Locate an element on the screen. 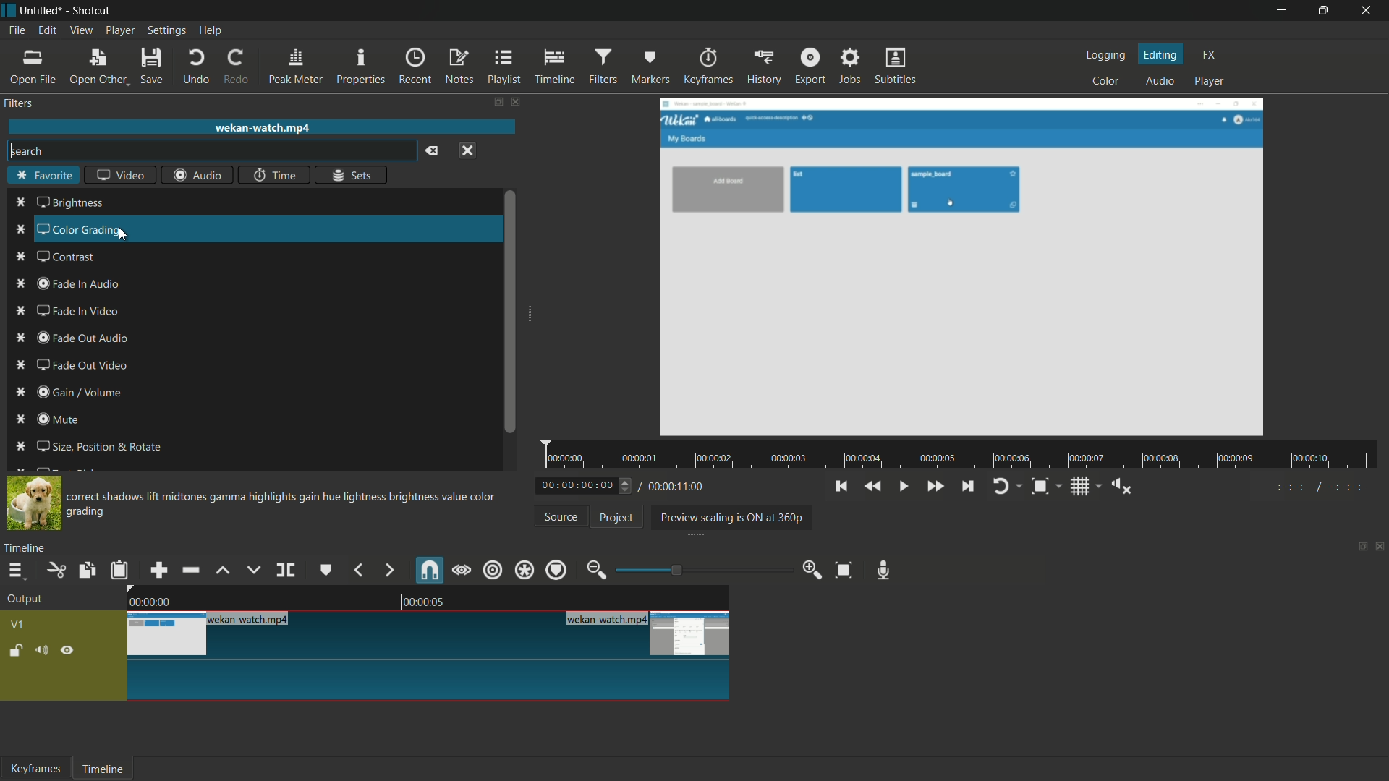 This screenshot has height=781, width=1389. hide is located at coordinates (69, 652).